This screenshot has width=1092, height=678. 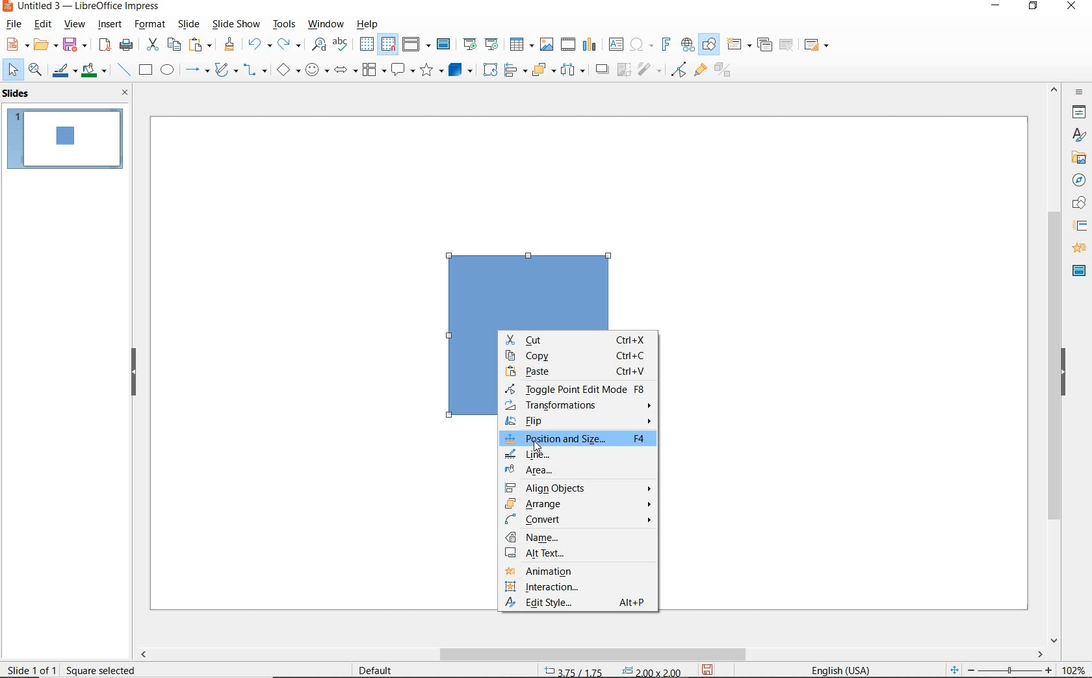 What do you see at coordinates (10, 71) in the screenshot?
I see `select` at bounding box center [10, 71].